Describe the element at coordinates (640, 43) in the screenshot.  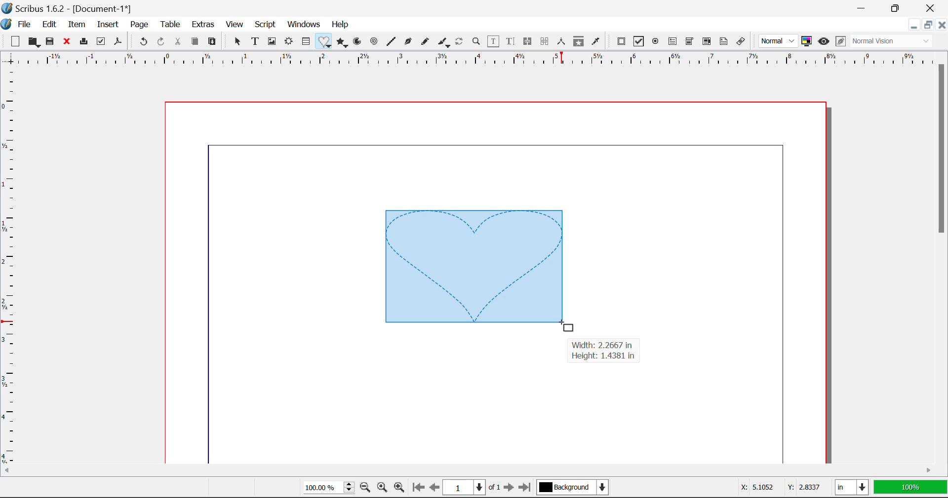
I see `Pdf Checkbox` at that location.